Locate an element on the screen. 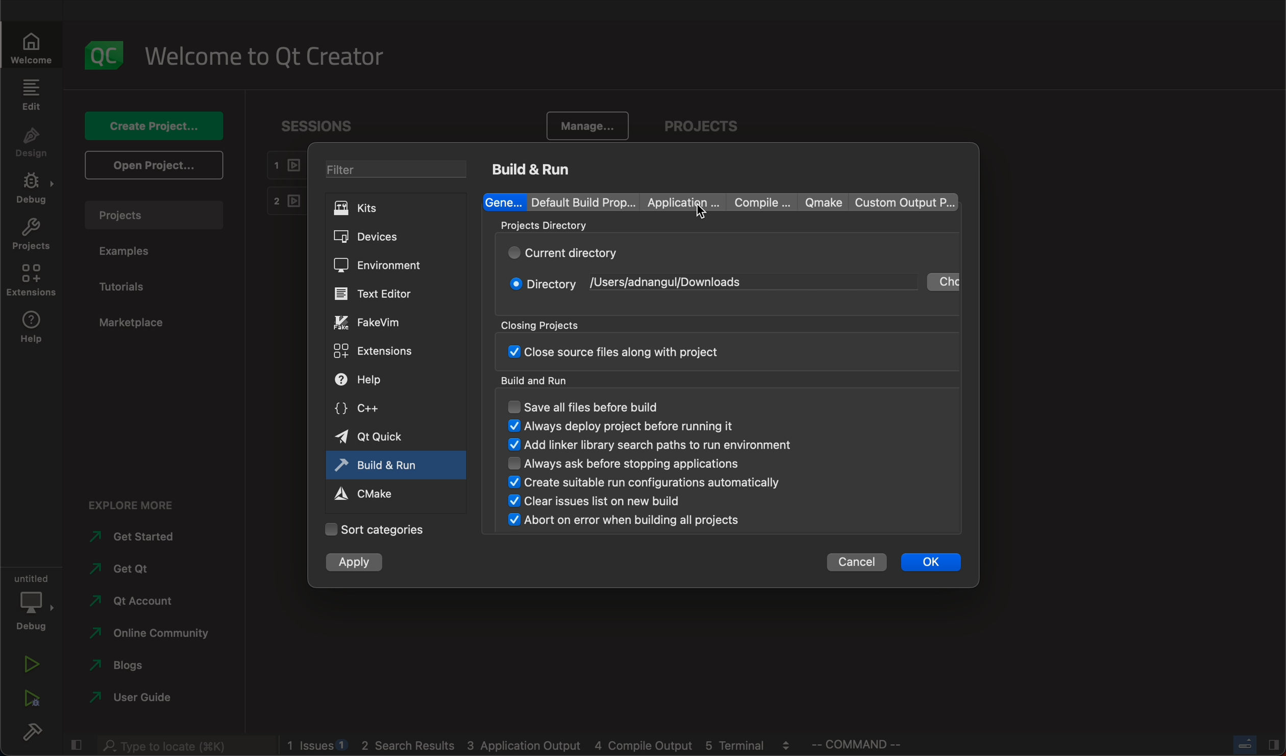 The width and height of the screenshot is (1286, 756). ' Directory /Users/adnangul/Downloads is located at coordinates (637, 285).